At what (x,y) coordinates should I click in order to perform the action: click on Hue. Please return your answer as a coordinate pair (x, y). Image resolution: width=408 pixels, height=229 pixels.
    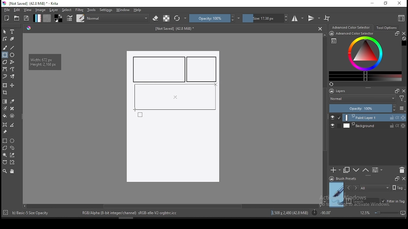
    Looking at the image, I should click on (29, 28).